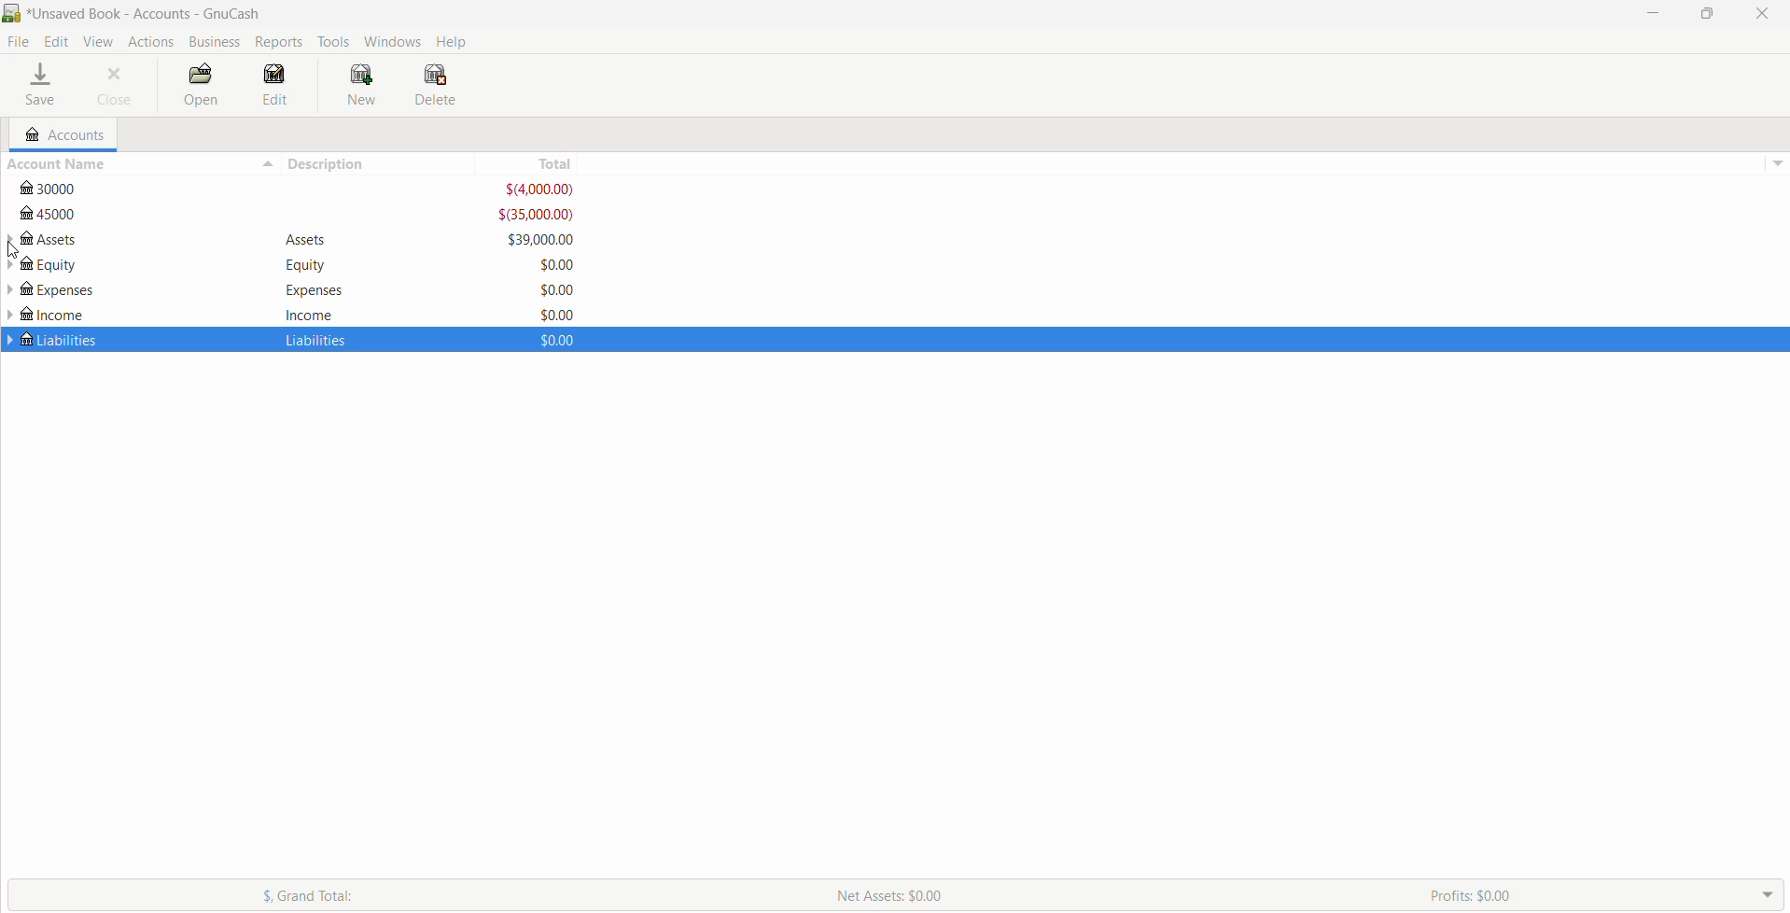 The height and width of the screenshot is (913, 1790). I want to click on $0.00, so click(557, 264).